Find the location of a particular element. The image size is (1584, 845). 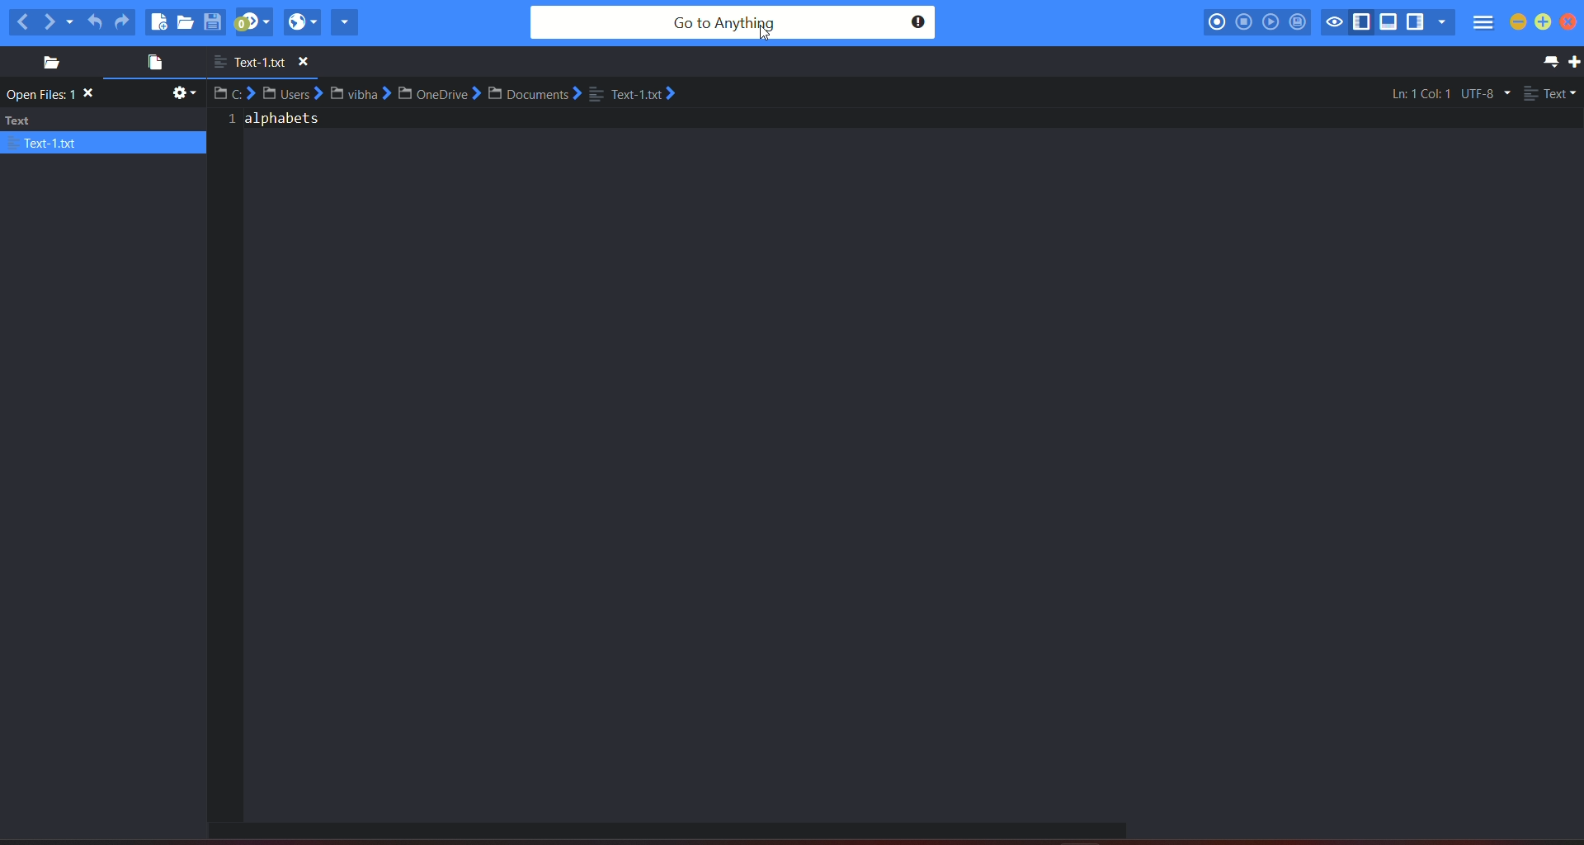

maximize is located at coordinates (1544, 24).